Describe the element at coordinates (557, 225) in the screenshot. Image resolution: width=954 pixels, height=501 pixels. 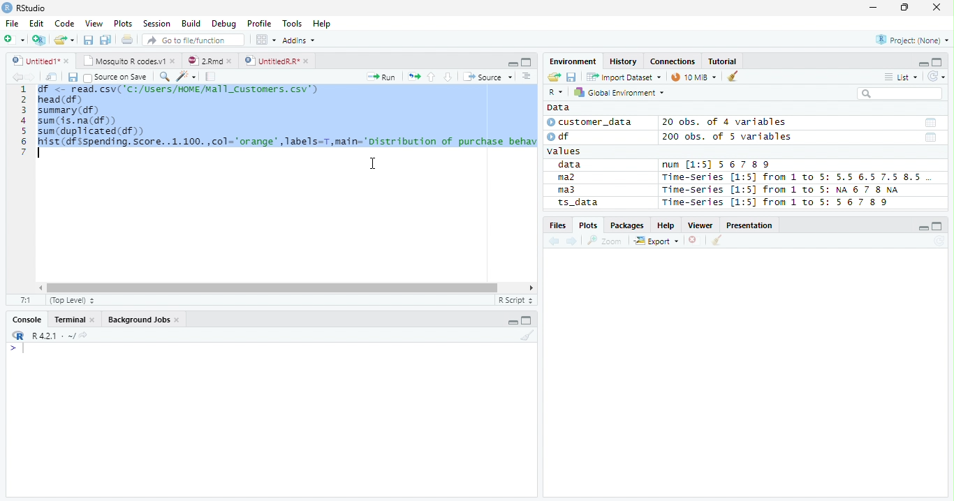
I see `Files` at that location.